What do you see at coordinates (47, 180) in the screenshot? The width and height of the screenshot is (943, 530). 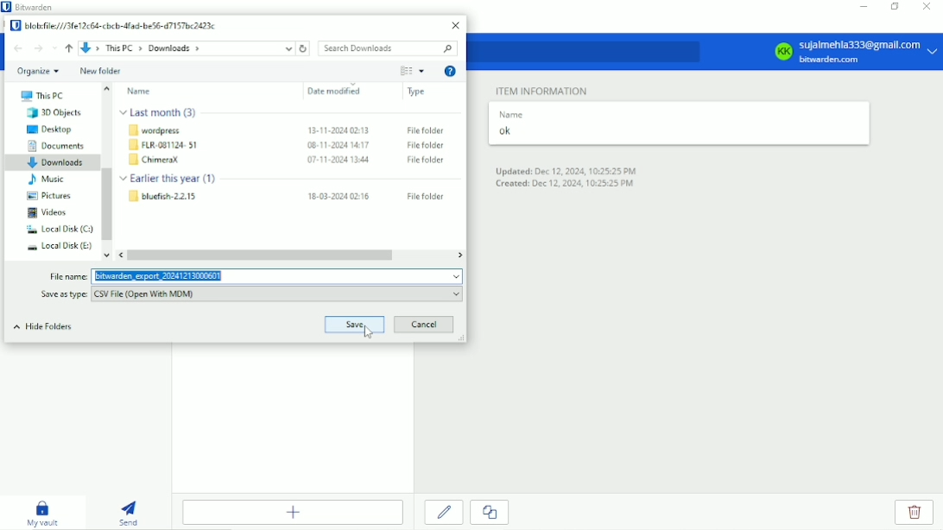 I see `Music` at bounding box center [47, 180].